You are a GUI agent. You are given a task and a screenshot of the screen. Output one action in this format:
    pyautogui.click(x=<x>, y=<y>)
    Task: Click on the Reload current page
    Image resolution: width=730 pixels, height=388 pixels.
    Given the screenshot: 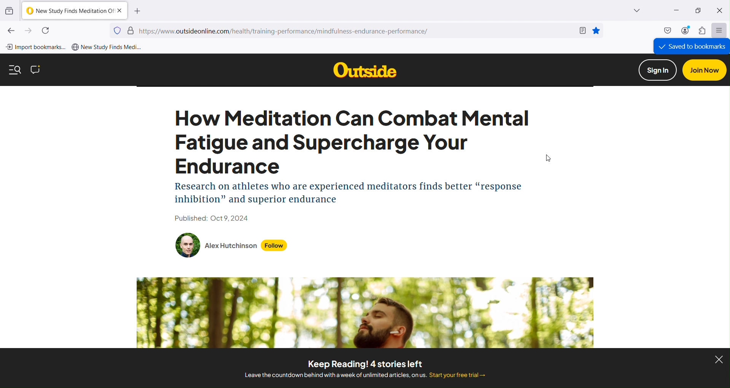 What is the action you would take?
    pyautogui.click(x=47, y=30)
    